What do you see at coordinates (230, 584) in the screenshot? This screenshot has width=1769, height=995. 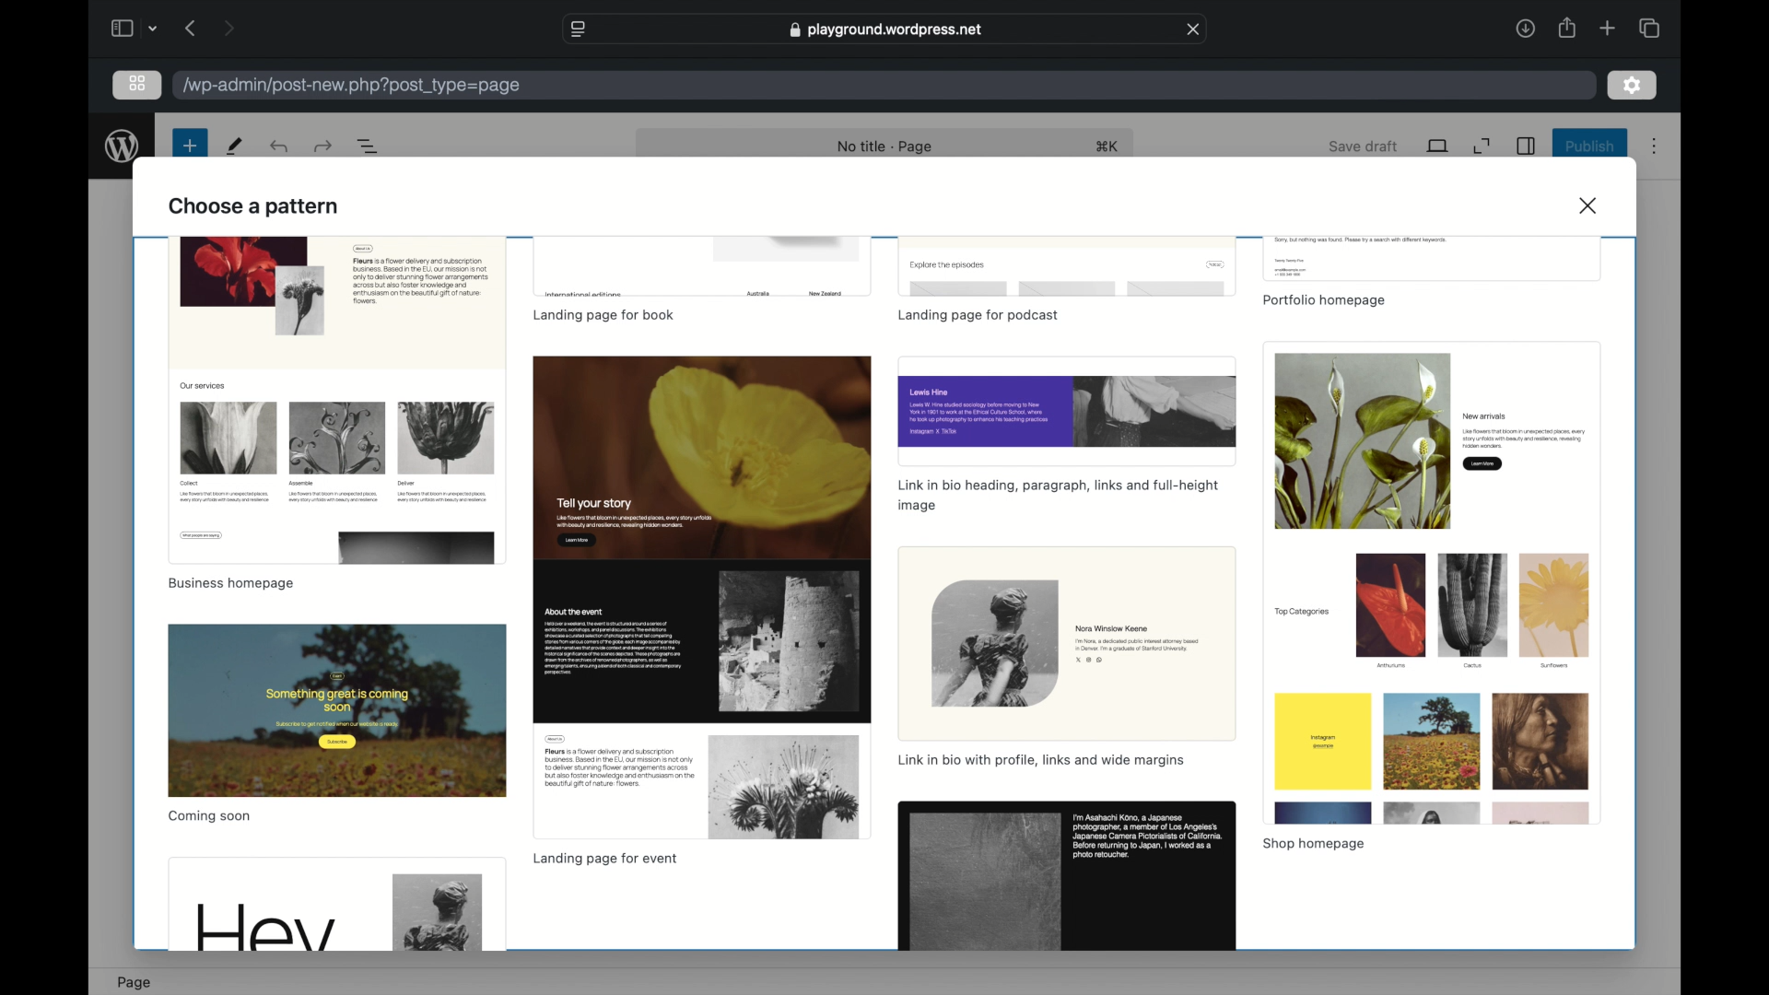 I see `template name` at bounding box center [230, 584].